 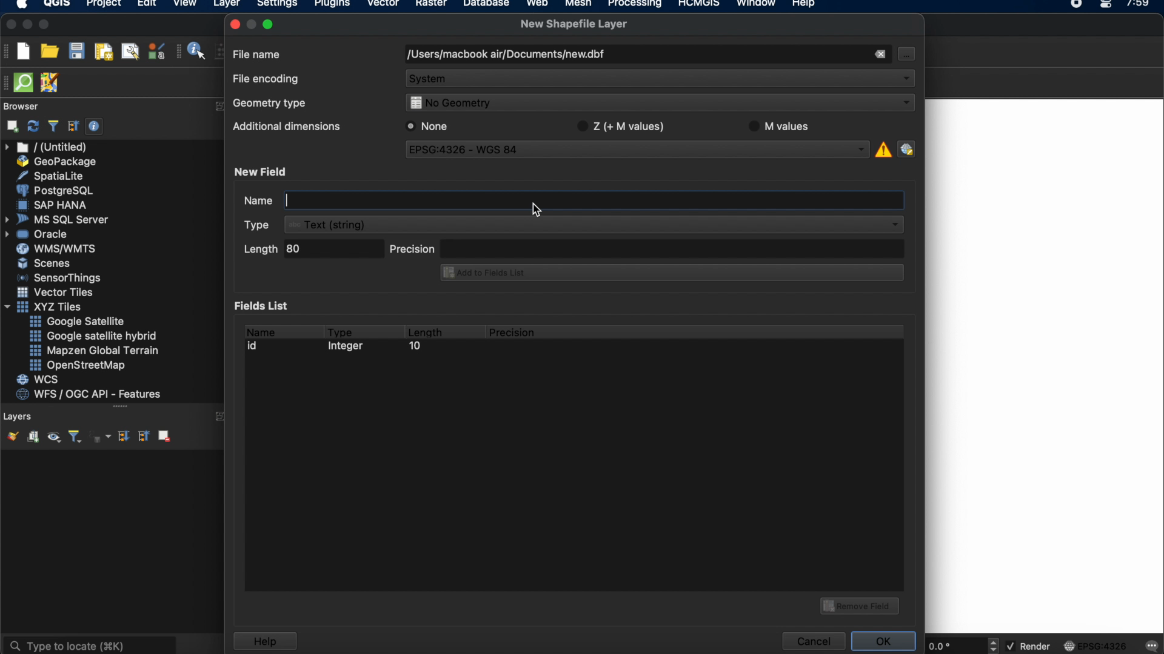 What do you see at coordinates (647, 248) in the screenshot?
I see `precision` at bounding box center [647, 248].